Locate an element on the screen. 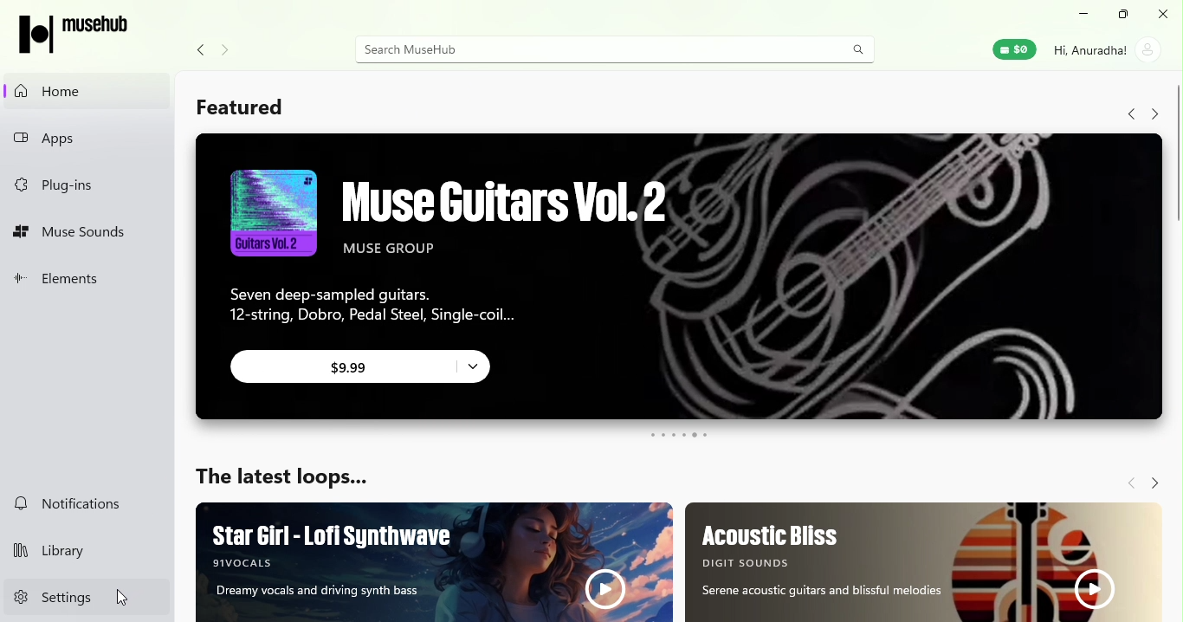 This screenshot has height=622, width=1183. Minimize is located at coordinates (1083, 15).